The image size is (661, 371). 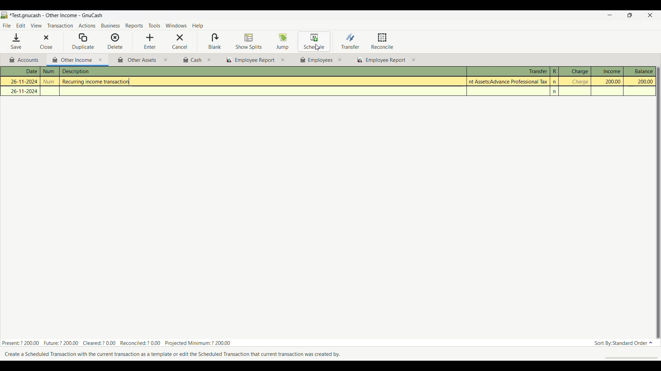 What do you see at coordinates (575, 71) in the screenshot?
I see `Charge column` at bounding box center [575, 71].